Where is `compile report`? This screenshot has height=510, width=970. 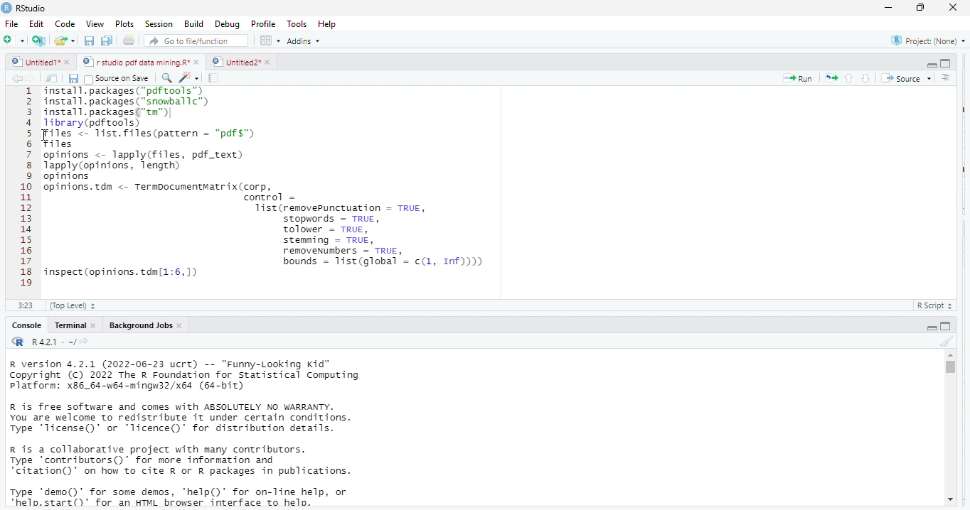 compile report is located at coordinates (215, 78).